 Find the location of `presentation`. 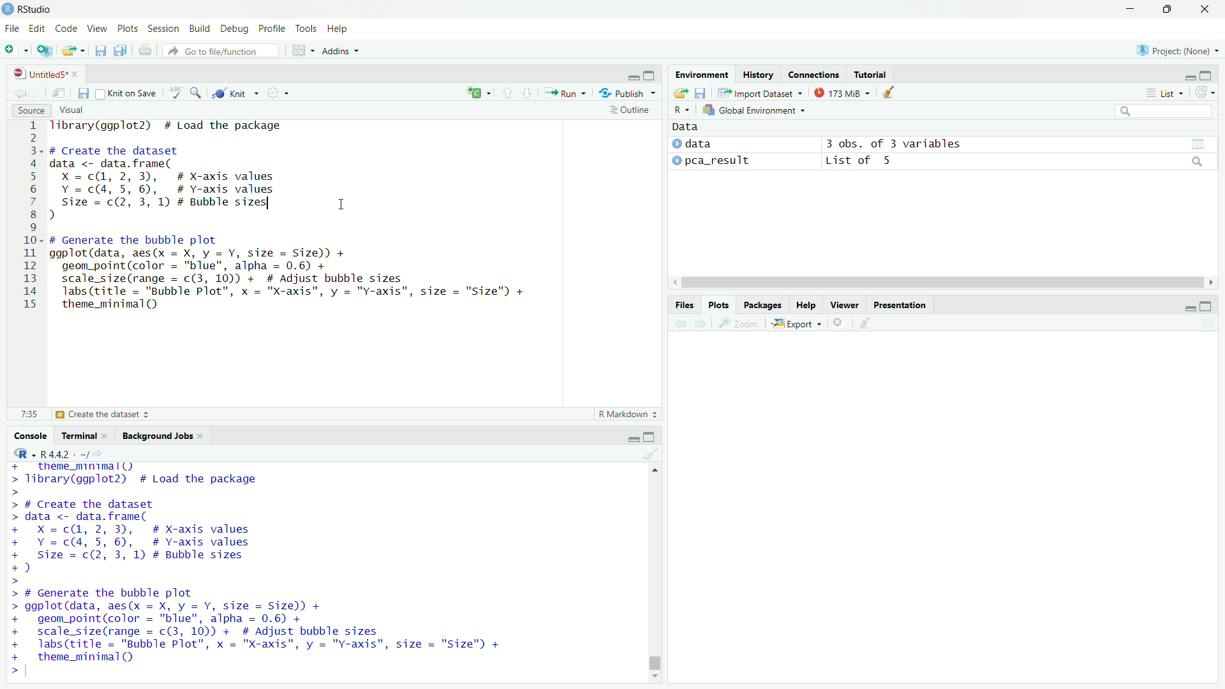

presentation is located at coordinates (900, 305).